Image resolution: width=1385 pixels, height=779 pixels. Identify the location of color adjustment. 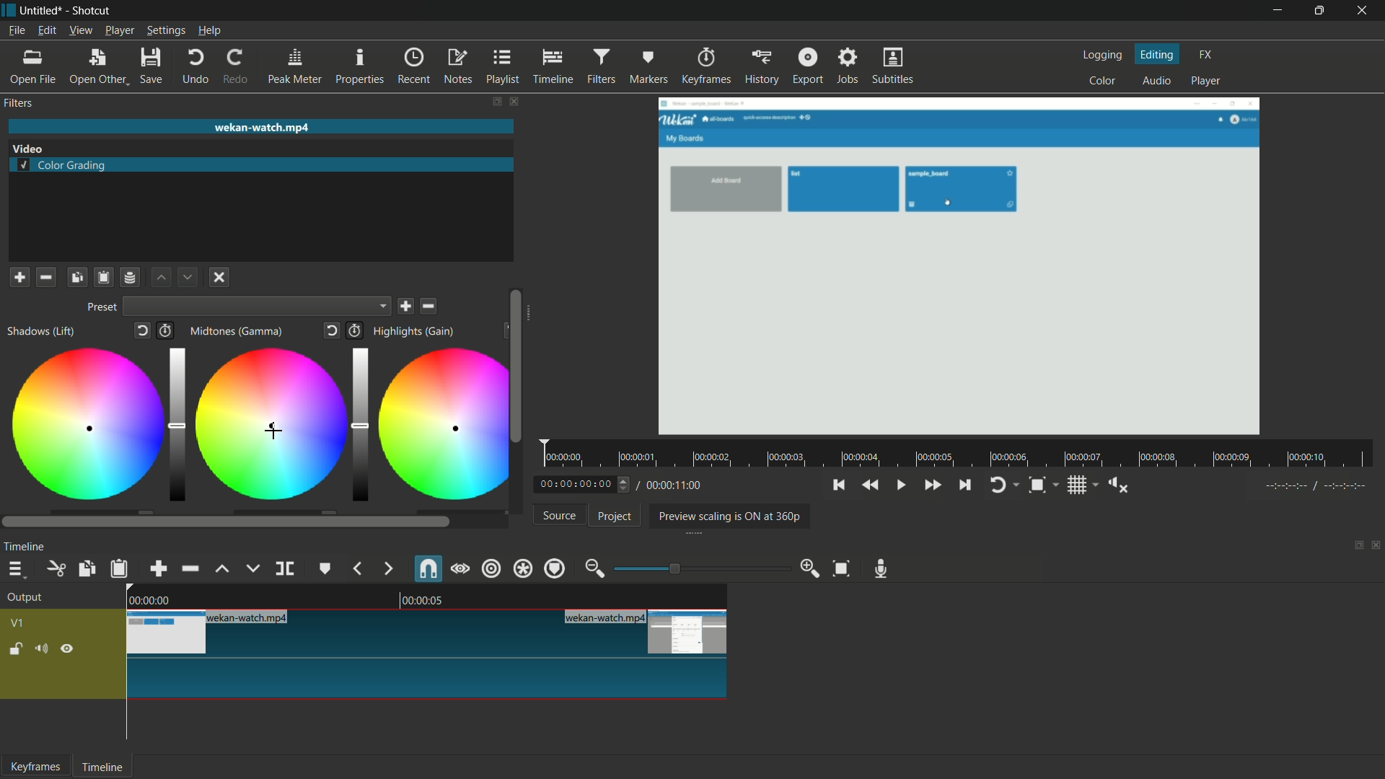
(439, 425).